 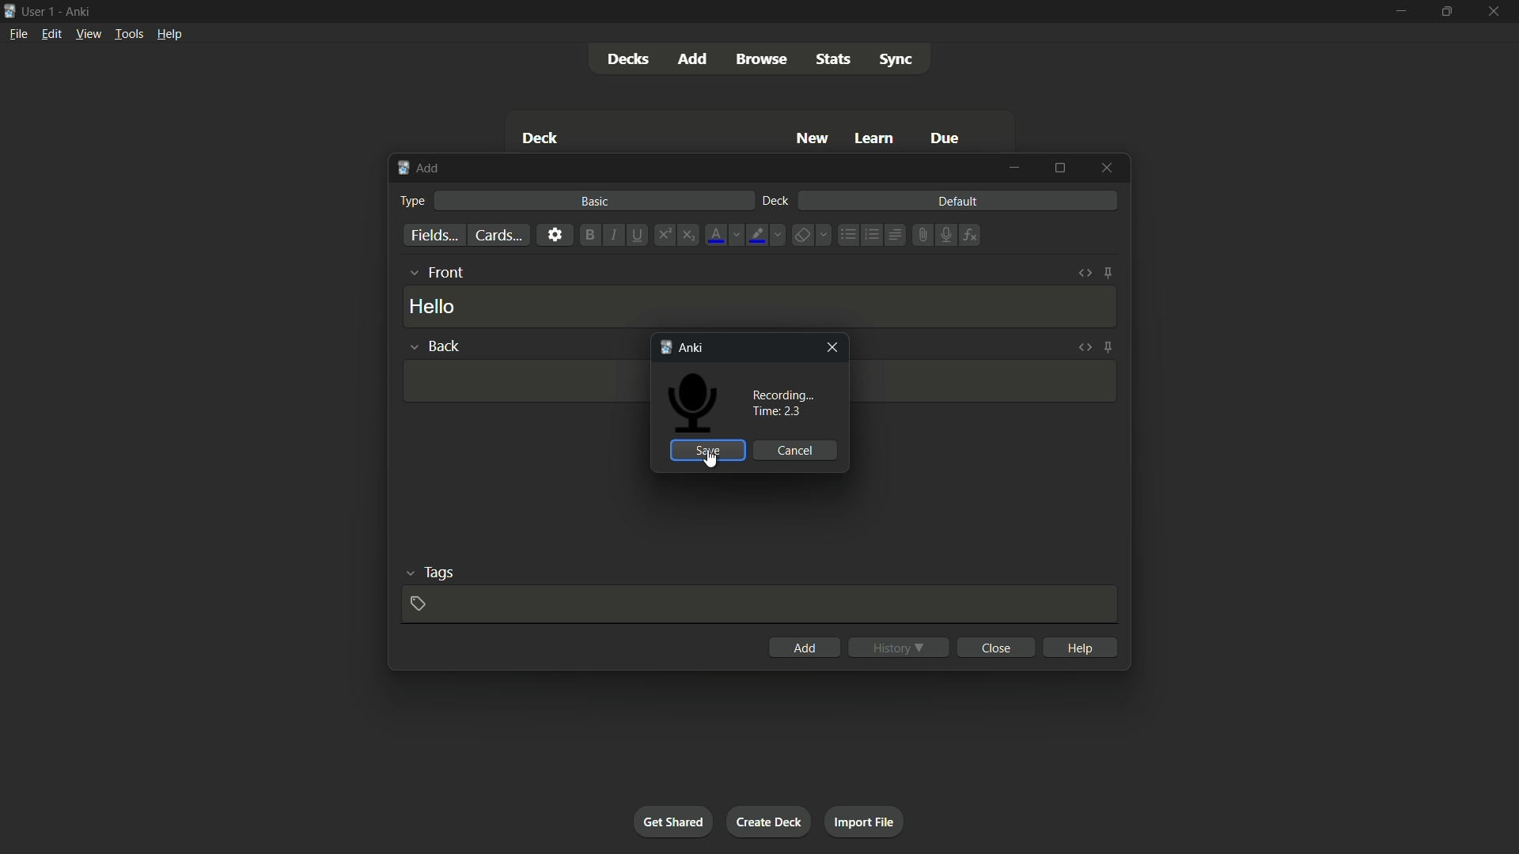 What do you see at coordinates (664, 234) in the screenshot?
I see `superscript` at bounding box center [664, 234].